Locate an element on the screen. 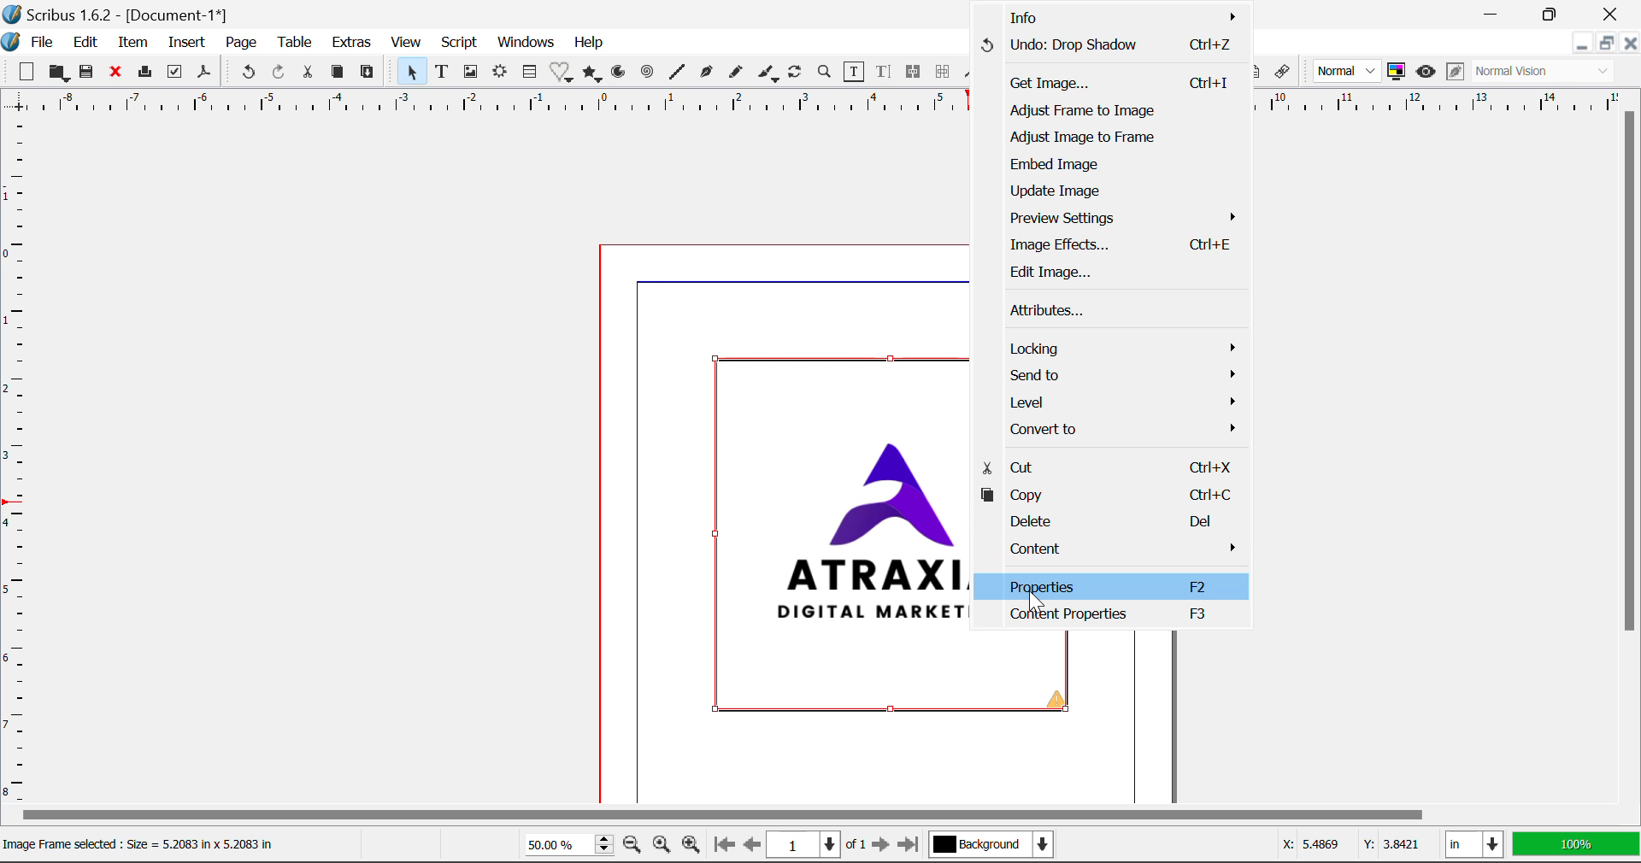 Image resolution: width=1641 pixels, height=863 pixels. Horizontal Scroll Bar is located at coordinates (798, 815).